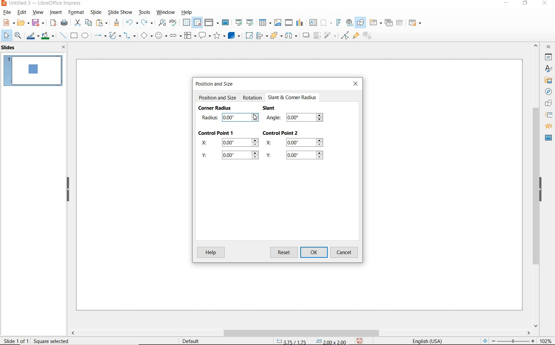 This screenshot has width=555, height=345. I want to click on RESET, so click(284, 252).